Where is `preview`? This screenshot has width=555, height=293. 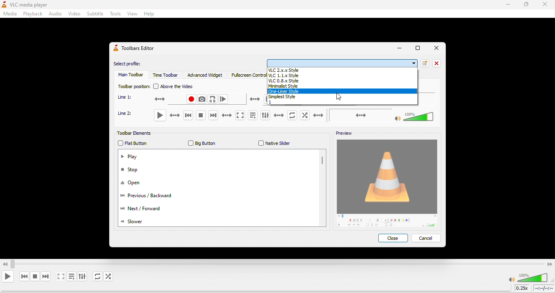 preview is located at coordinates (345, 131).